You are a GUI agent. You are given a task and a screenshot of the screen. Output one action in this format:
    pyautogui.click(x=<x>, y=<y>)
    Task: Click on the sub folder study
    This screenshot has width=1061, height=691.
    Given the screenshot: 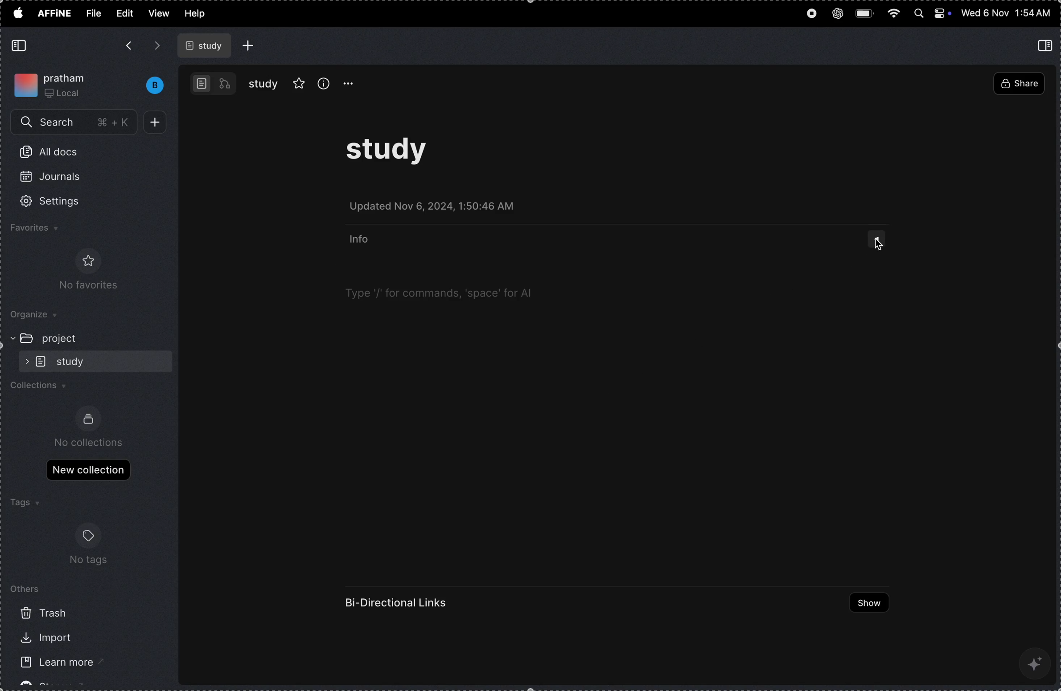 What is the action you would take?
    pyautogui.click(x=73, y=361)
    